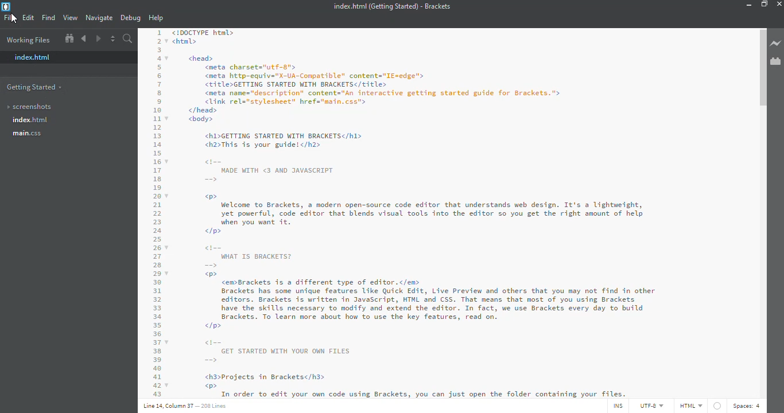 The width and height of the screenshot is (784, 413). Describe the element at coordinates (17, 19) in the screenshot. I see `cursor` at that location.